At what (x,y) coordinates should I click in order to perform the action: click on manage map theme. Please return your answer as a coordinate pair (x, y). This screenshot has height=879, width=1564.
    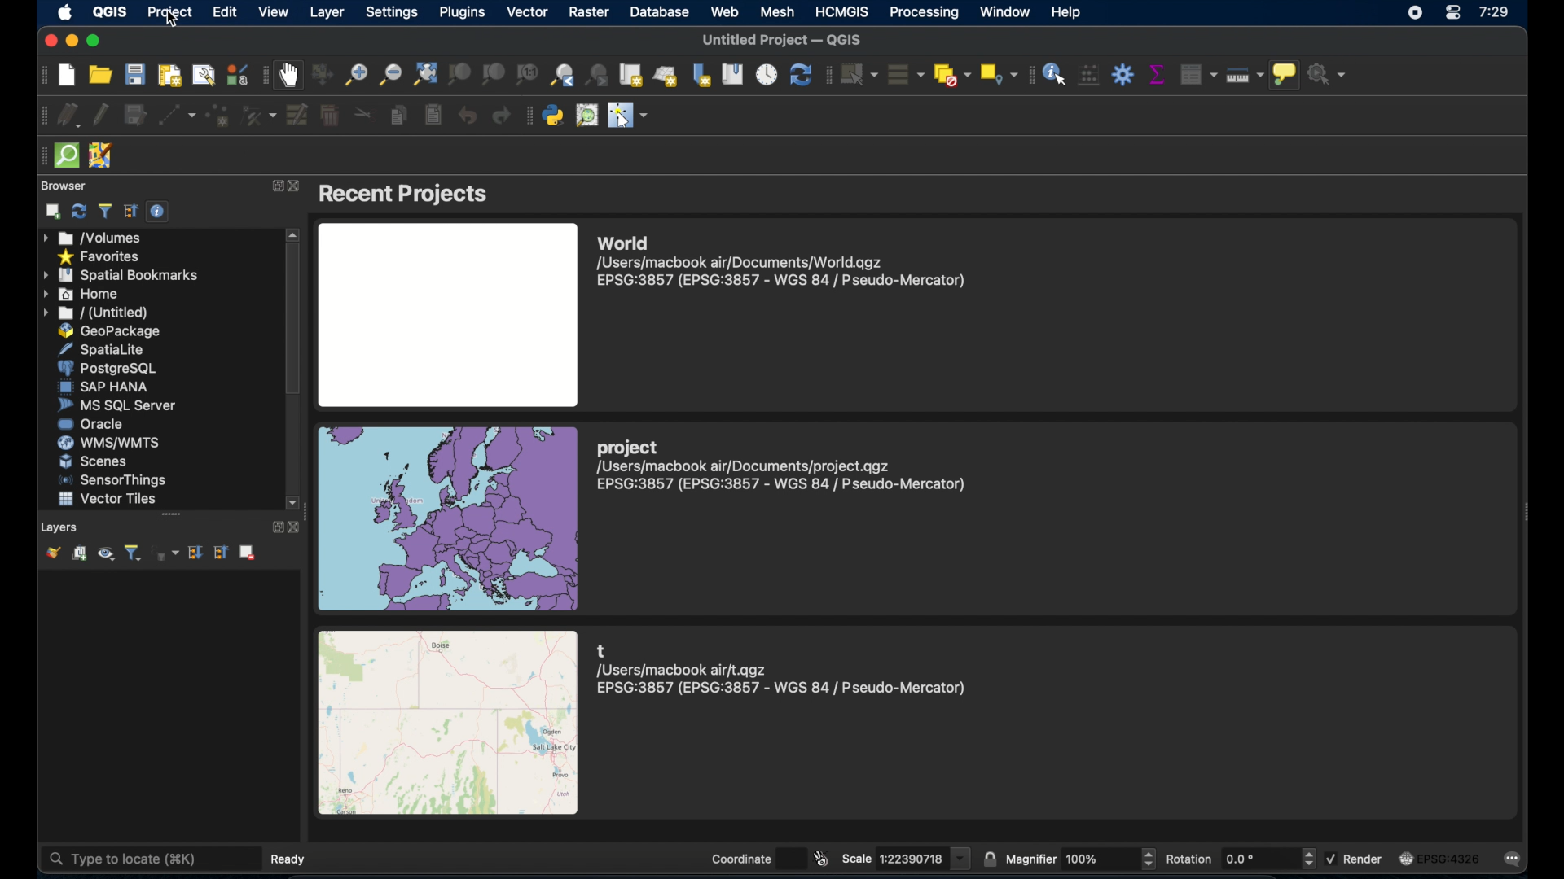
    Looking at the image, I should click on (105, 554).